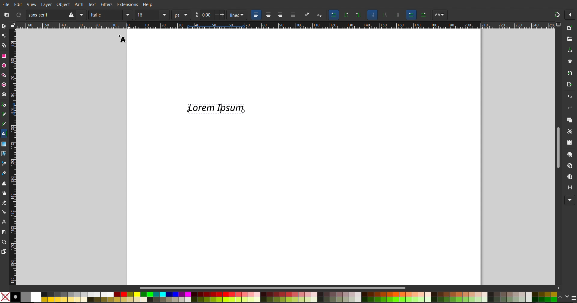 This screenshot has width=577, height=303. What do you see at coordinates (568, 154) in the screenshot?
I see `Zoom Selection` at bounding box center [568, 154].